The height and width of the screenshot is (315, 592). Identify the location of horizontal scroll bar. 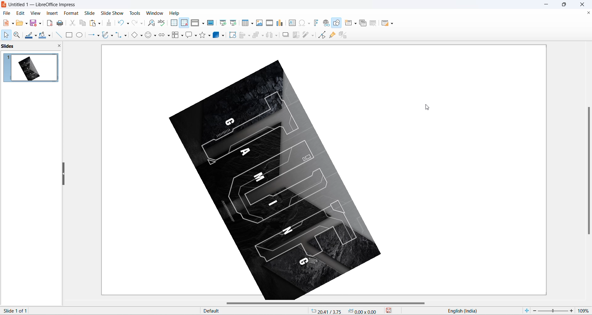
(327, 304).